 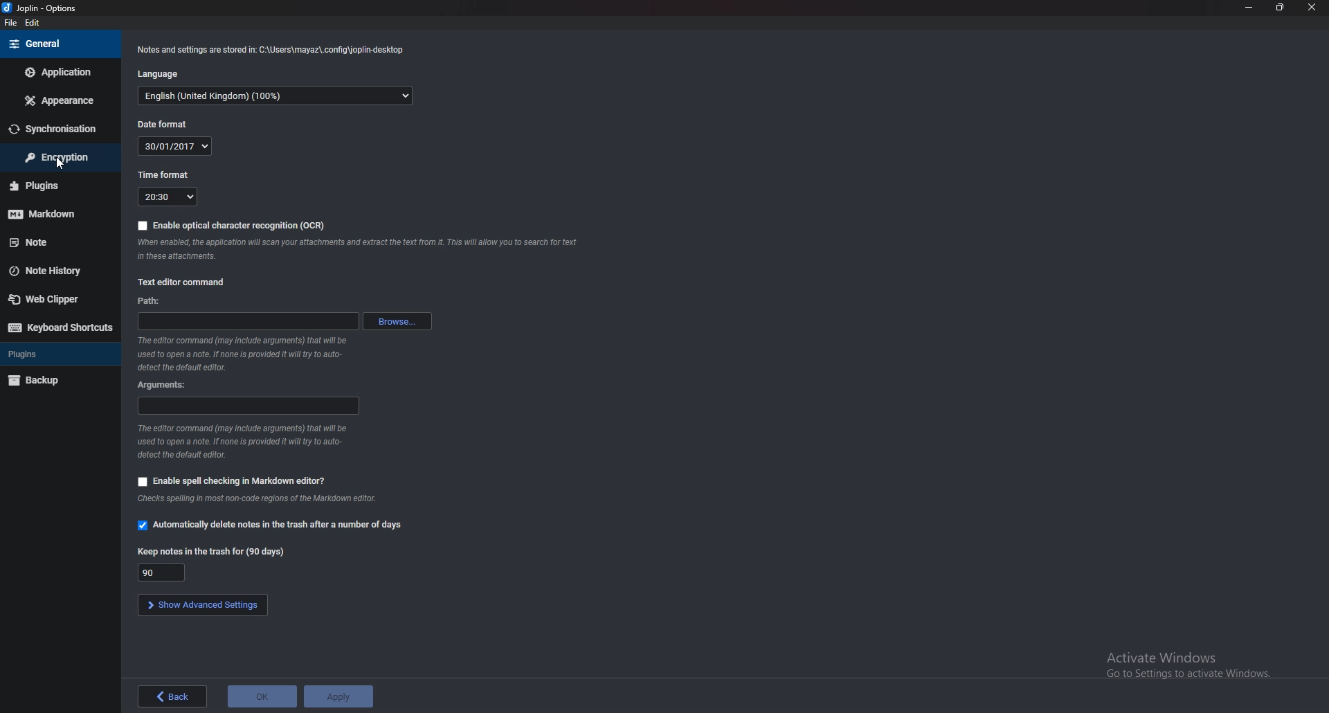 I want to click on browse, so click(x=399, y=321).